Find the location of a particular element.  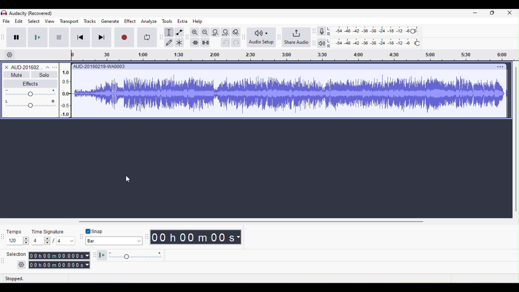

audacity time toolbar is located at coordinates (146, 237).